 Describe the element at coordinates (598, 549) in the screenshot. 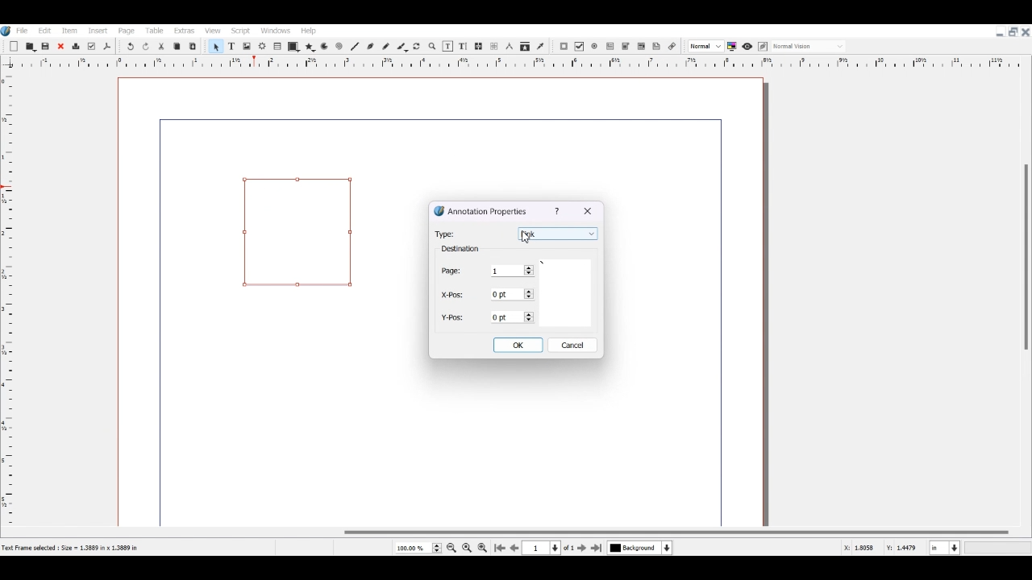

I see `Go to Last Page` at that location.